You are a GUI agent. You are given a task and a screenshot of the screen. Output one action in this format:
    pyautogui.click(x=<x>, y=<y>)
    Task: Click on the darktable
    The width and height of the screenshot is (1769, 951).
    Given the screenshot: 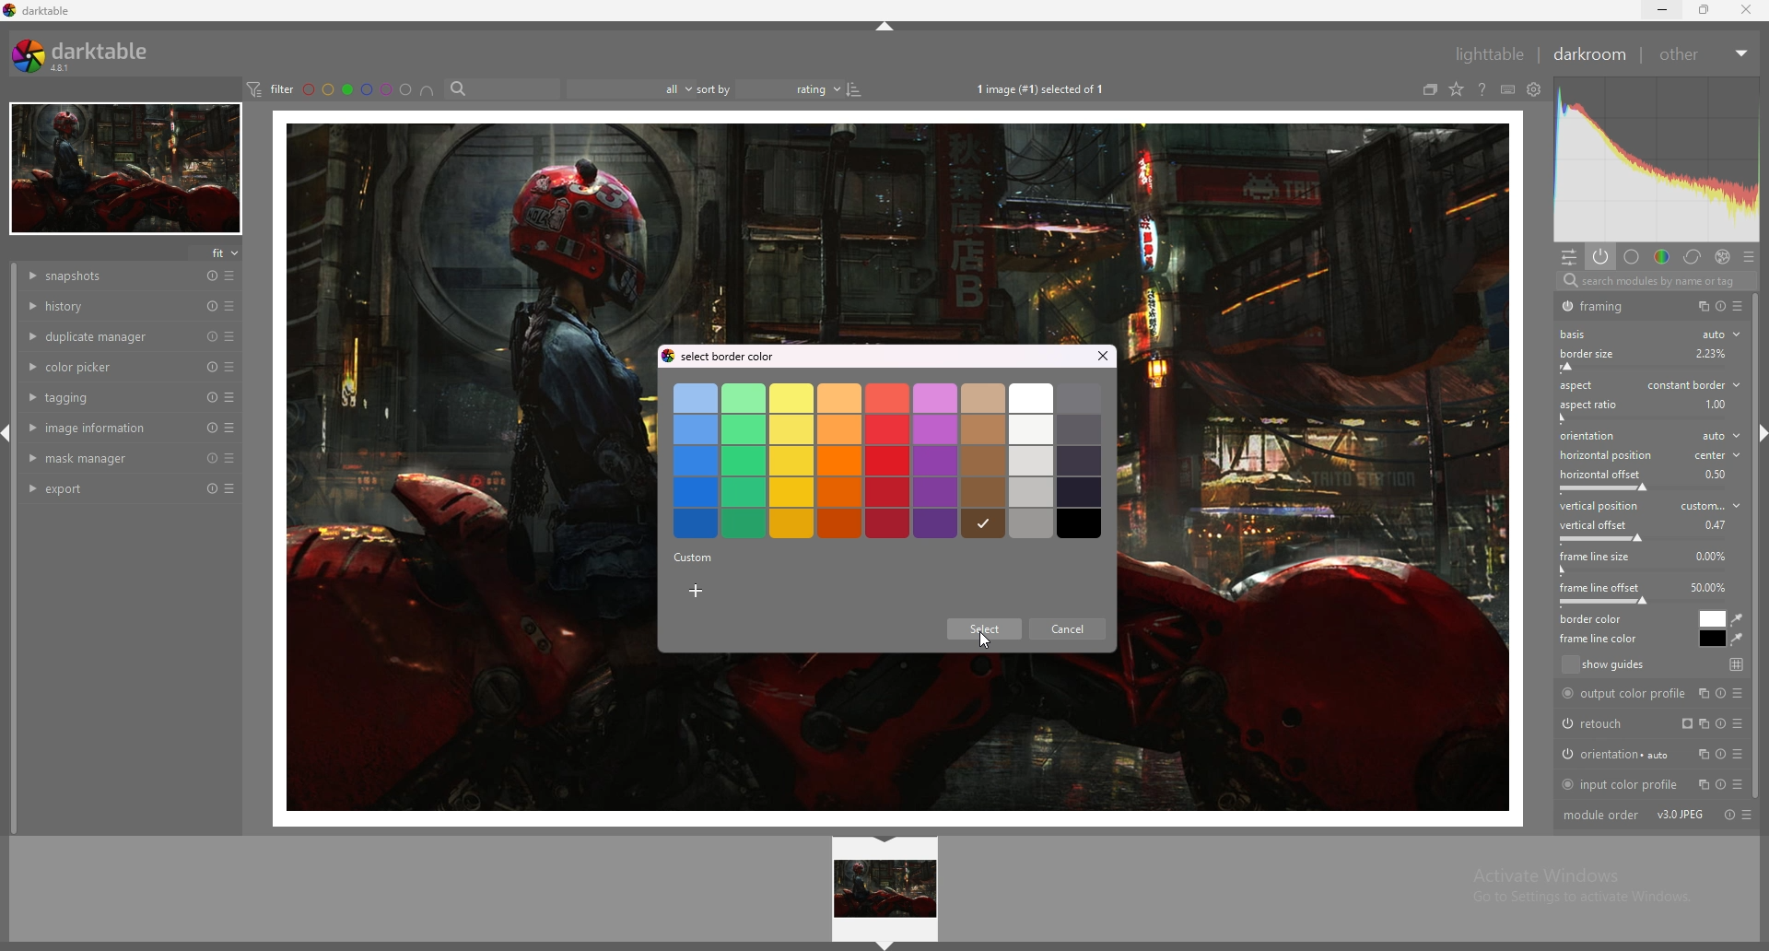 What is the action you would take?
    pyautogui.click(x=88, y=54)
    